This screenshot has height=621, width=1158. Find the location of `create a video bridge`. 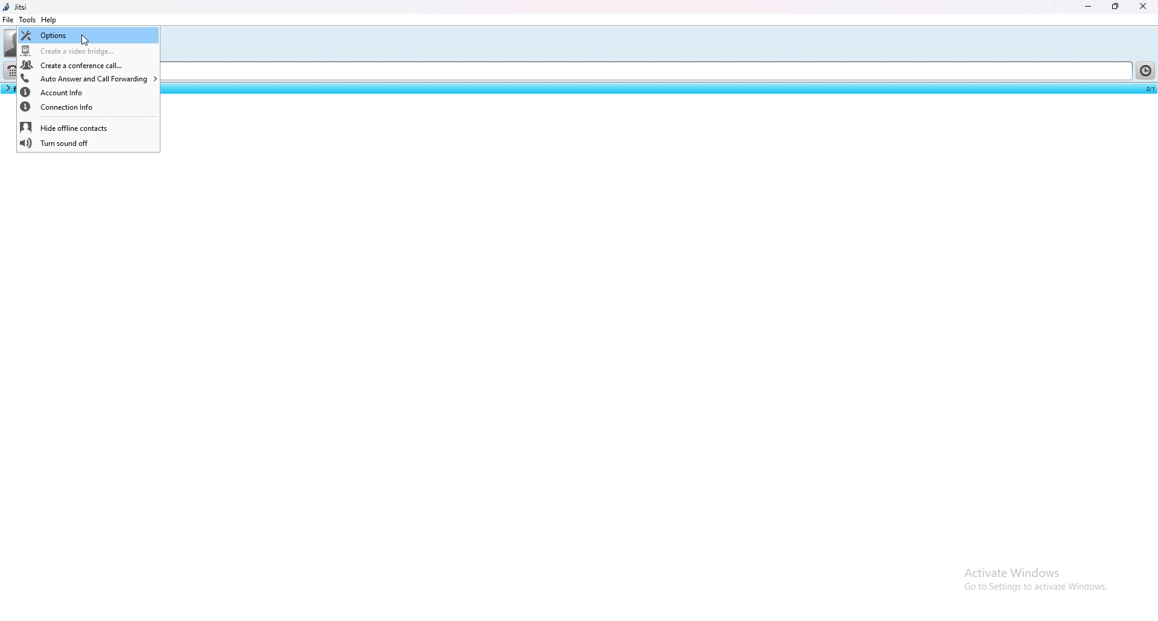

create a video bridge is located at coordinates (87, 51).